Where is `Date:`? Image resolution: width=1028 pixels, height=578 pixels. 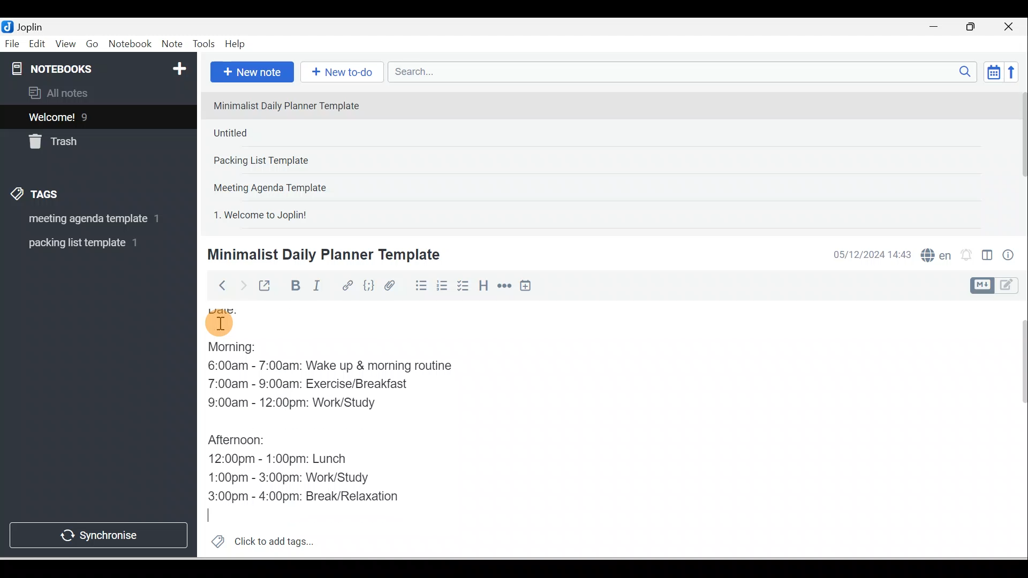 Date: is located at coordinates (250, 310).